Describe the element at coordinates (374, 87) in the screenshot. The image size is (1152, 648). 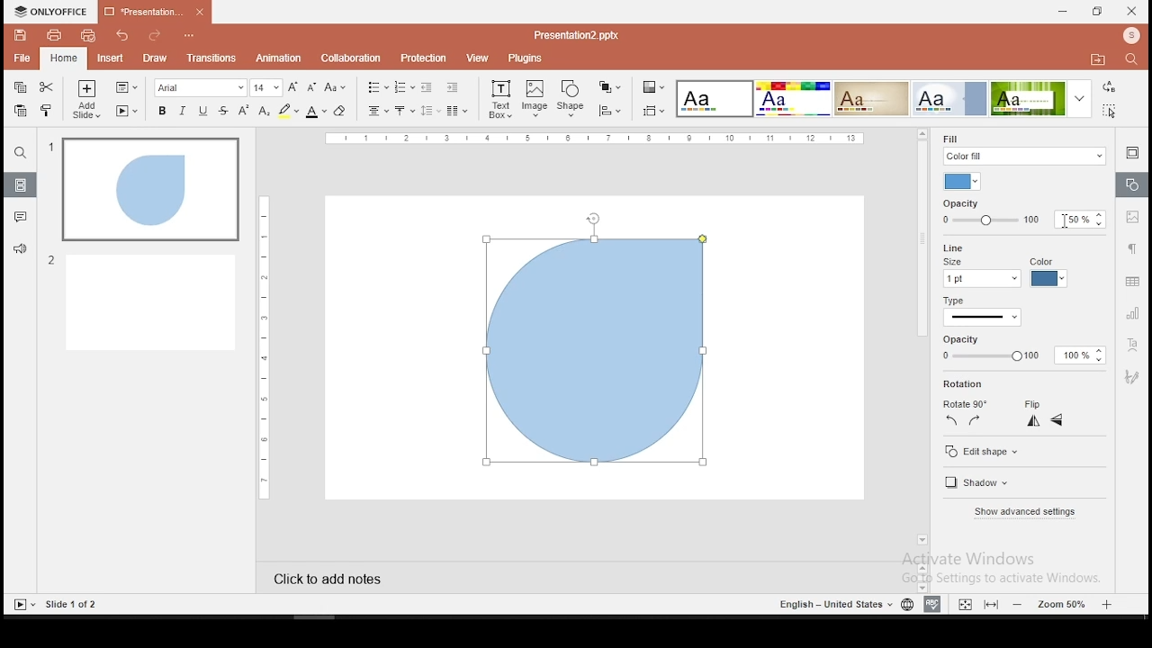
I see `bullets` at that location.